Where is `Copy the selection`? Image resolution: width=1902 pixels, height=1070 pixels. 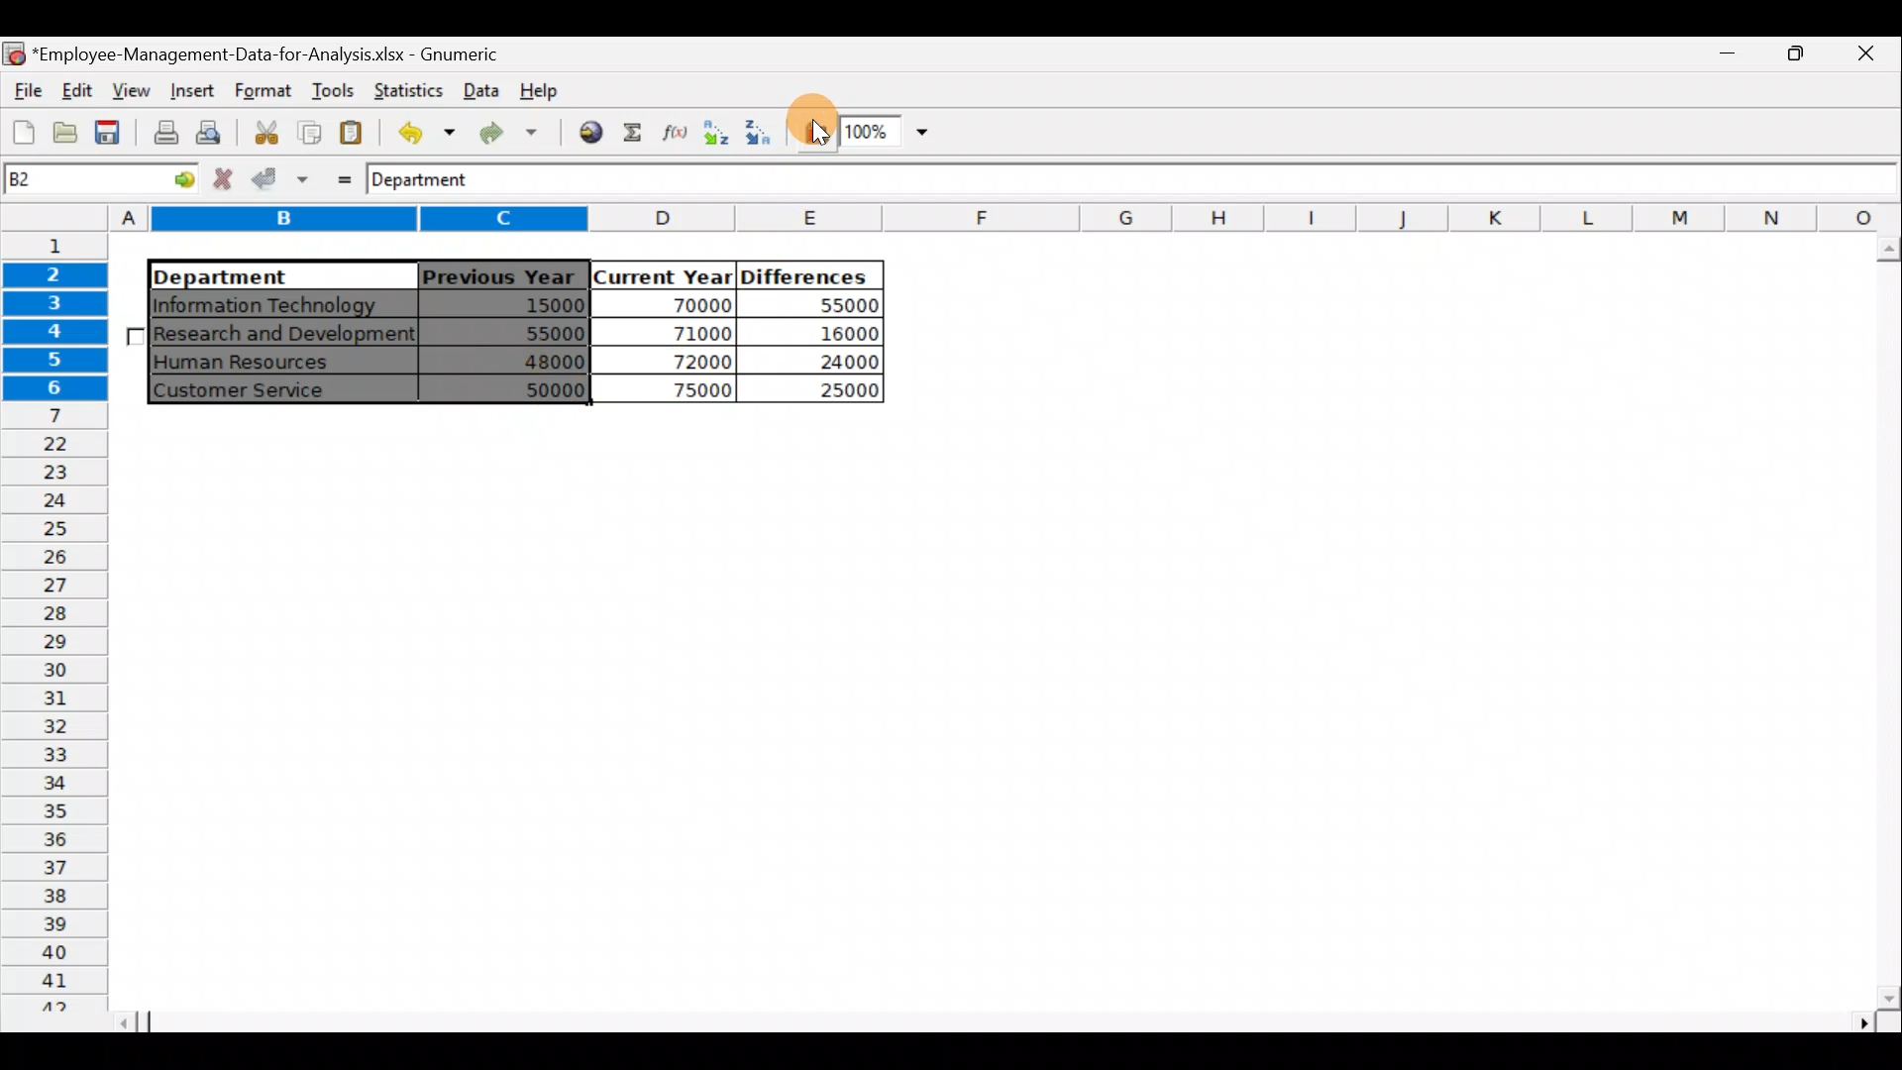
Copy the selection is located at coordinates (308, 133).